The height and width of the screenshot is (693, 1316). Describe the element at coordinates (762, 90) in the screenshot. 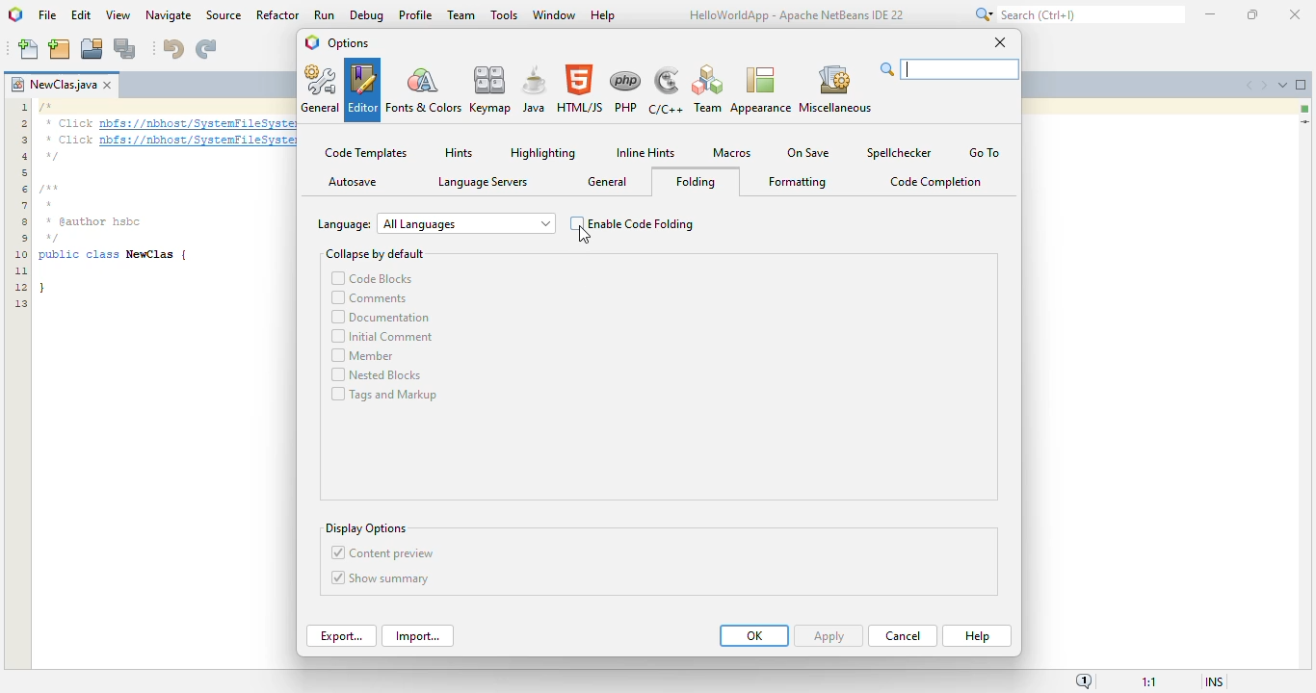

I see `appearance` at that location.